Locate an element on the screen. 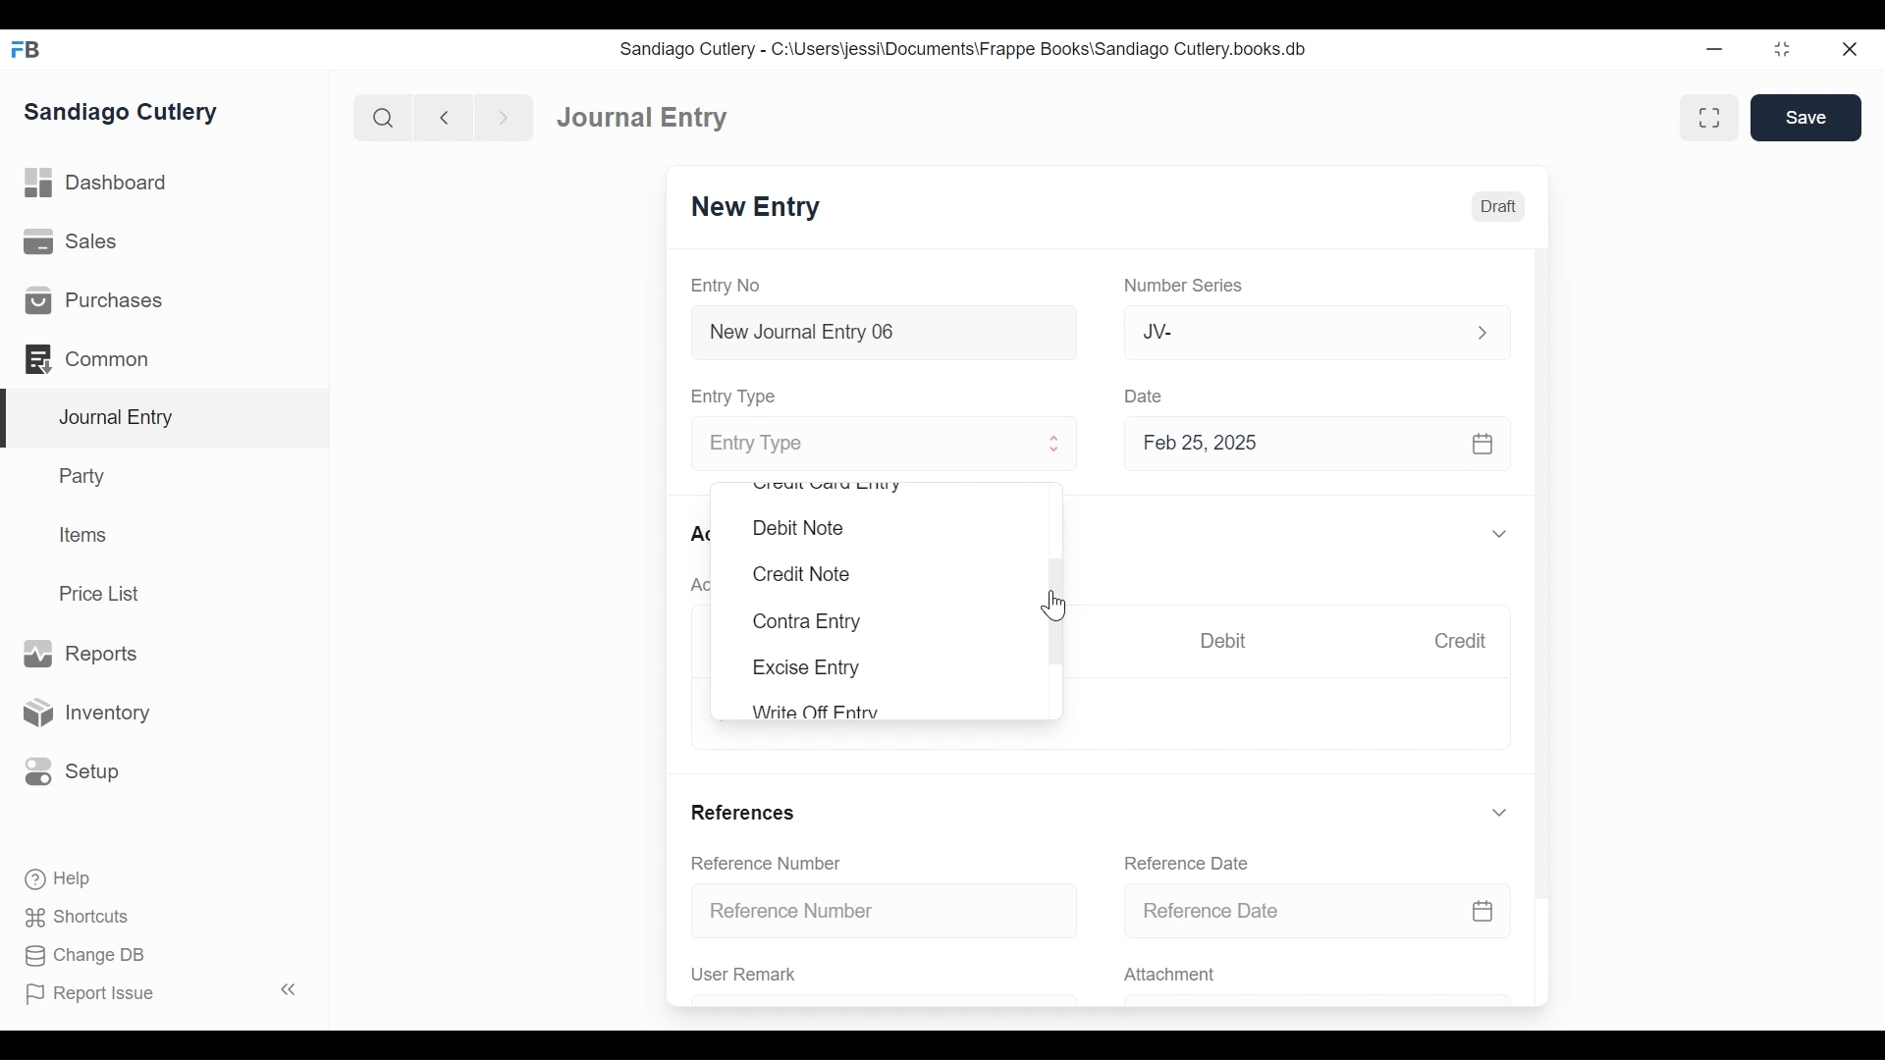  Sandiago Cutlery is located at coordinates (124, 113).